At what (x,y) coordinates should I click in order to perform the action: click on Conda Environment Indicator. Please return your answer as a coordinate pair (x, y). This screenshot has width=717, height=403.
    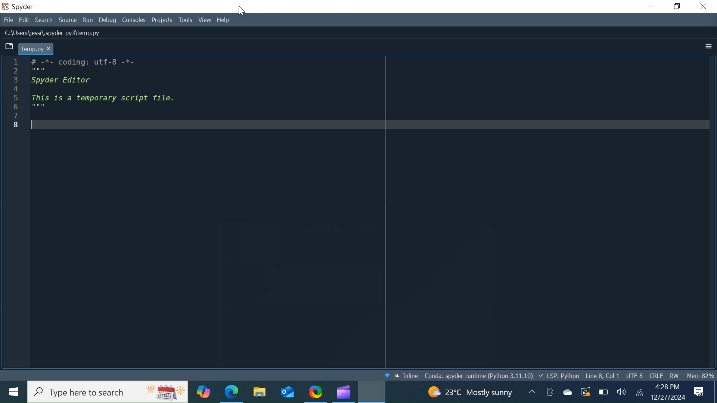
    Looking at the image, I should click on (479, 376).